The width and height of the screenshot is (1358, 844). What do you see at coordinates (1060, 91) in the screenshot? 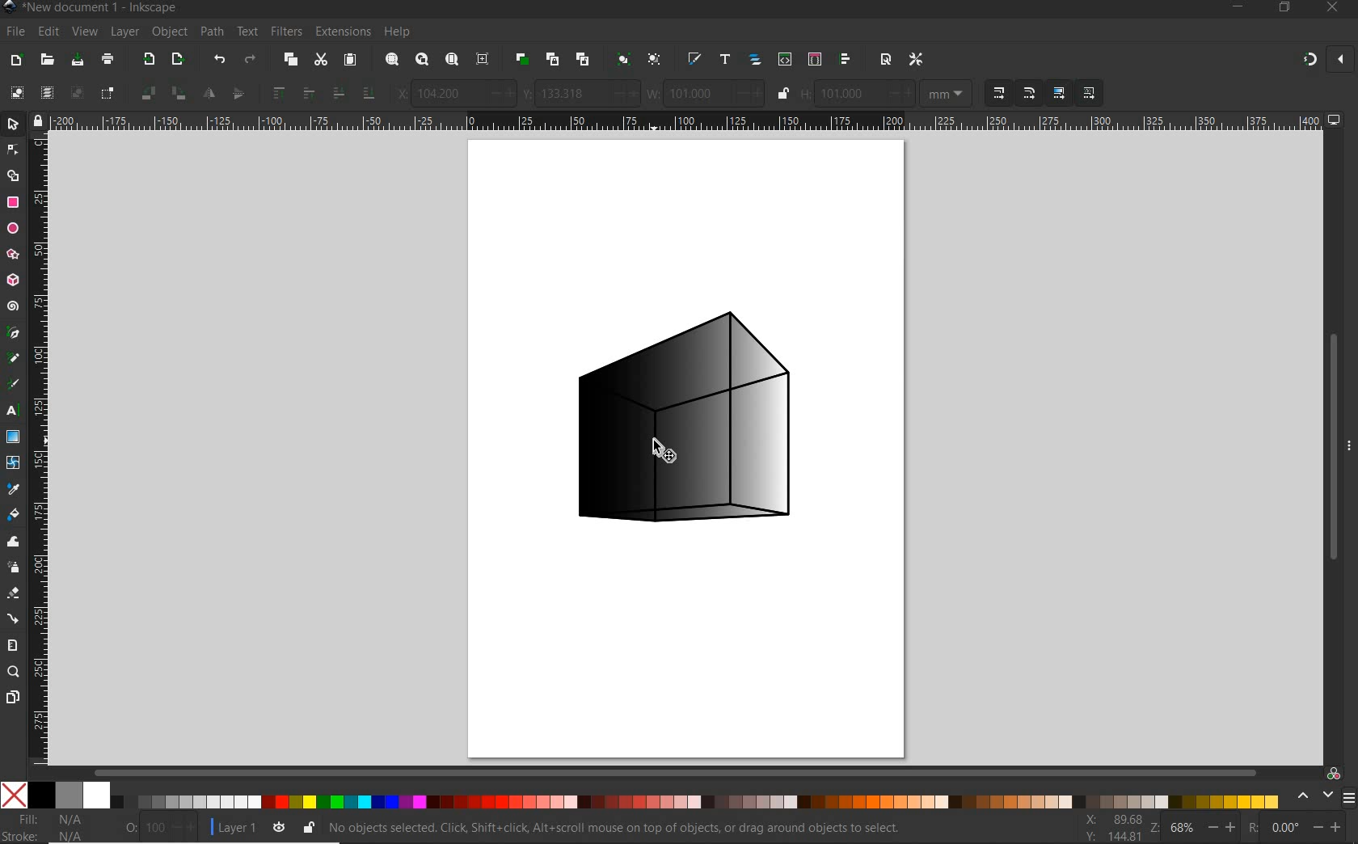
I see `MOVE GRADIENTS` at bounding box center [1060, 91].